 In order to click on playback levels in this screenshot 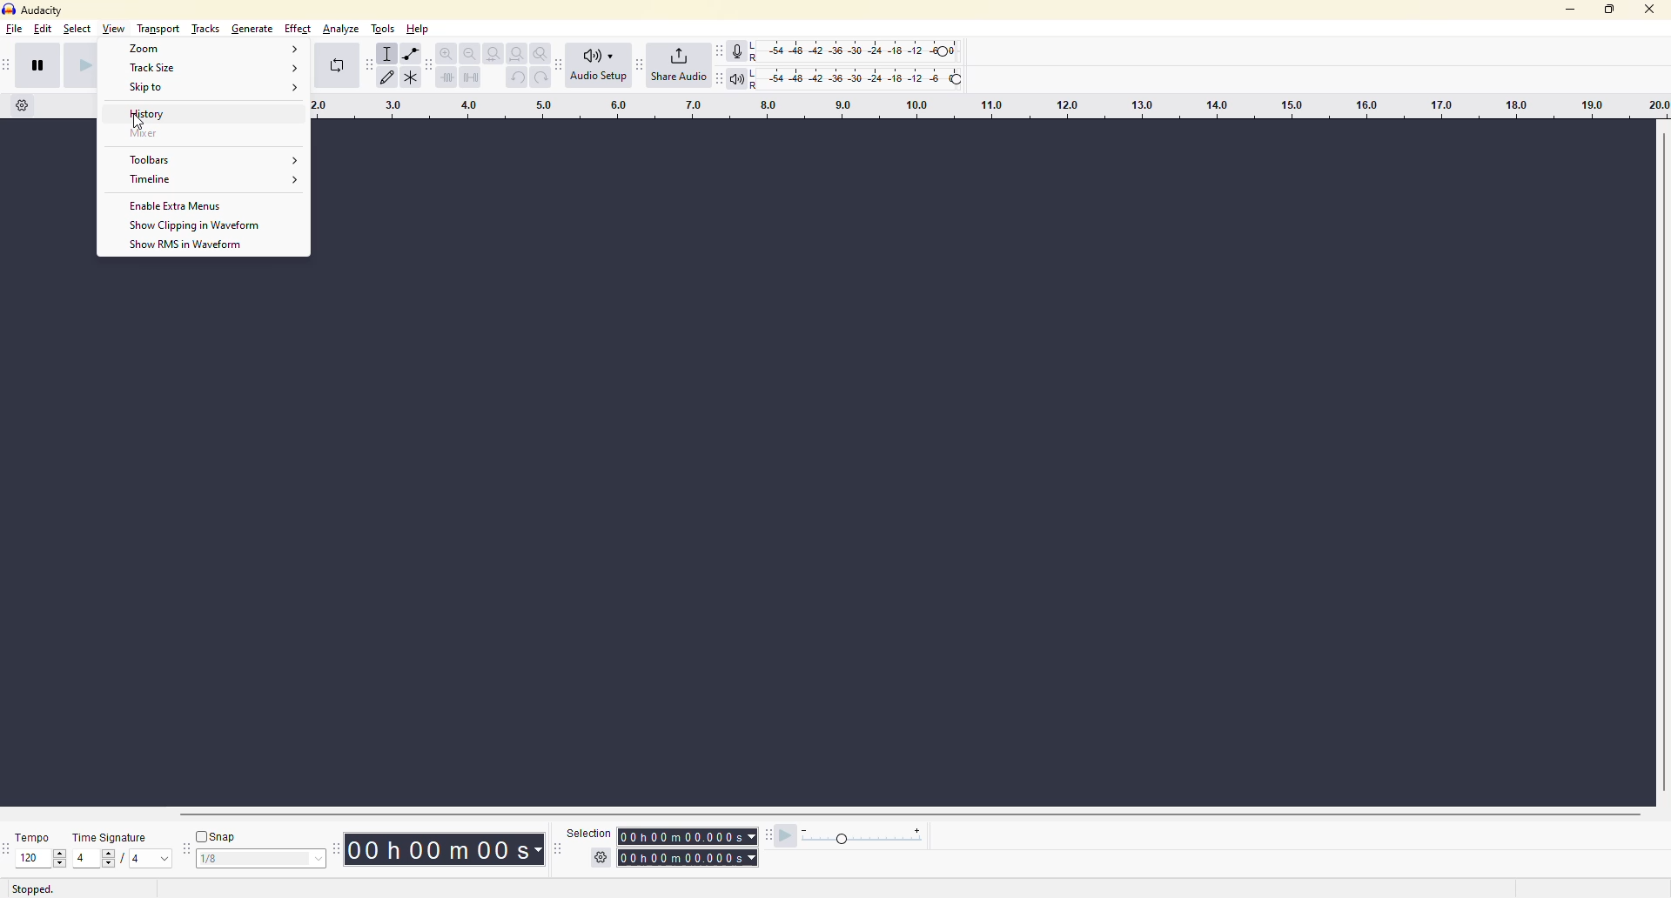, I will do `click(877, 77)`.